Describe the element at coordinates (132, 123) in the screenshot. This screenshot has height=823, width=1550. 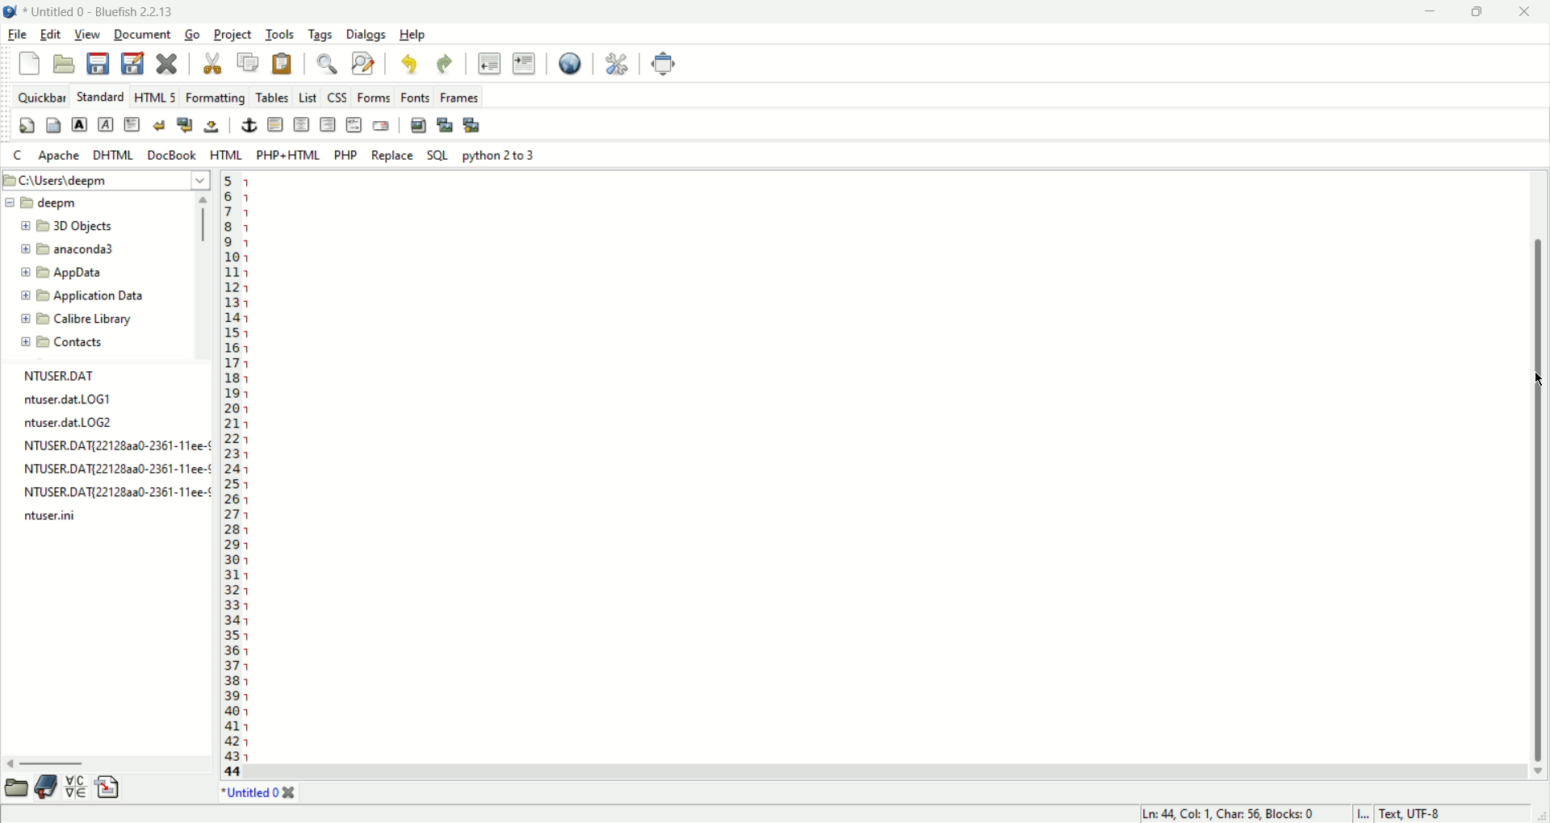
I see `paragraph` at that location.